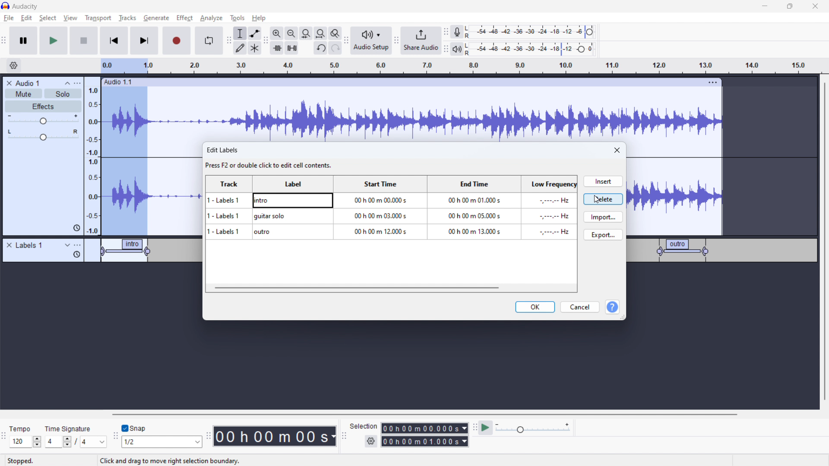 The width and height of the screenshot is (829, 466). I want to click on pause, so click(23, 41).